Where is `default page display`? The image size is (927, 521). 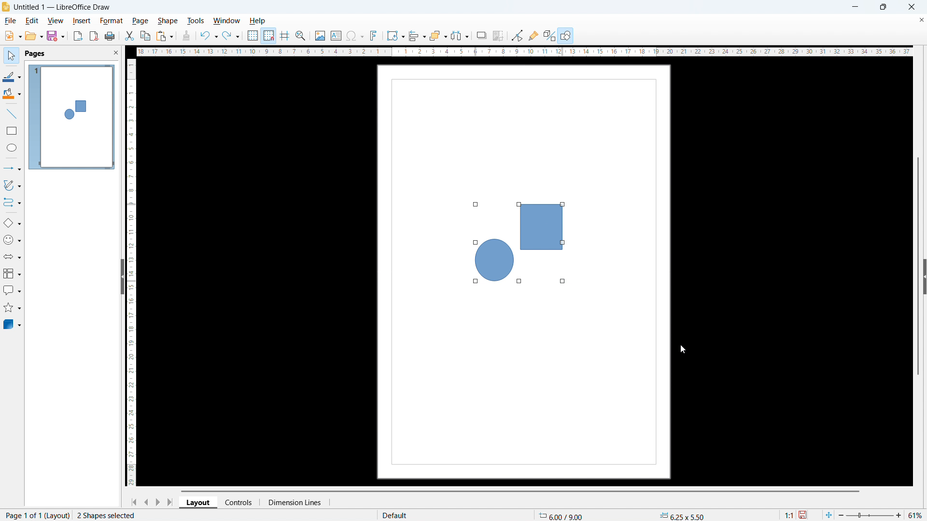
default page display is located at coordinates (394, 515).